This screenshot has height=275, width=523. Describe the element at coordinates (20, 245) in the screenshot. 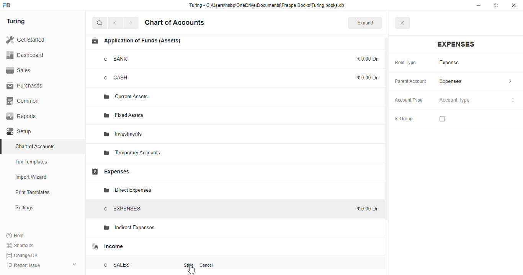

I see `shortcuts` at that location.